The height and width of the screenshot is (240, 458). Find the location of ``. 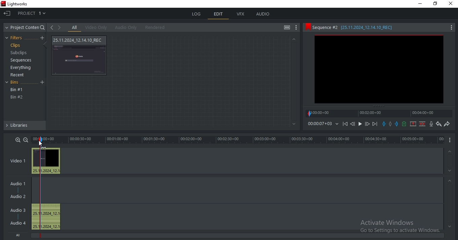

 is located at coordinates (288, 27).